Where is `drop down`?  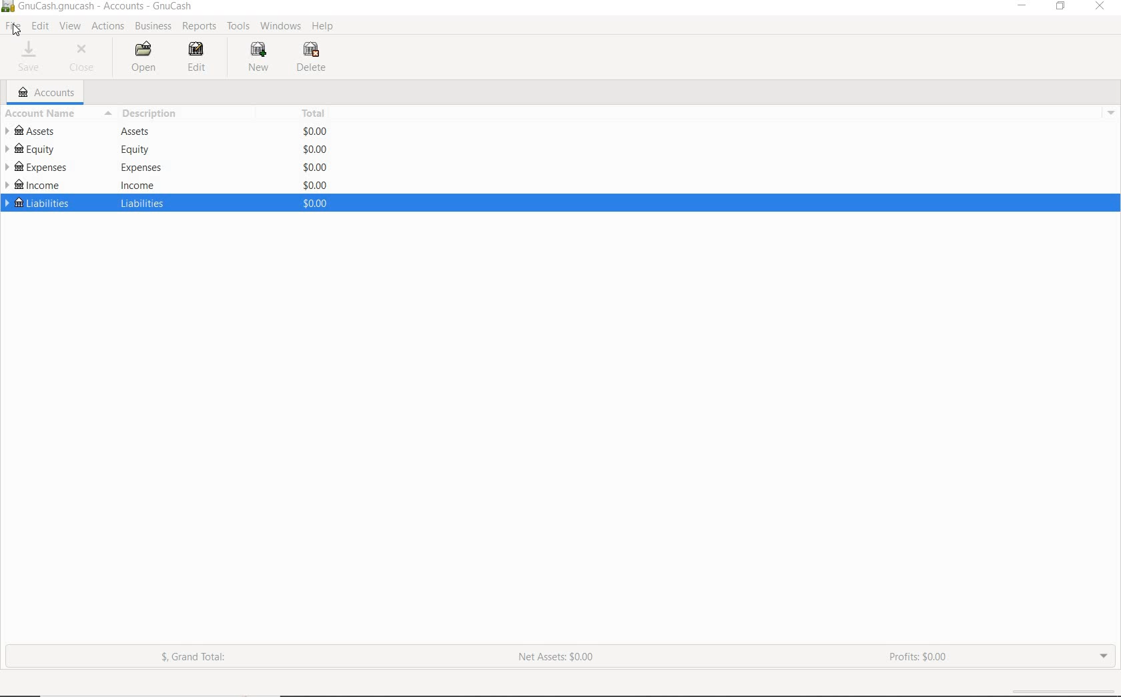
drop down is located at coordinates (1112, 112).